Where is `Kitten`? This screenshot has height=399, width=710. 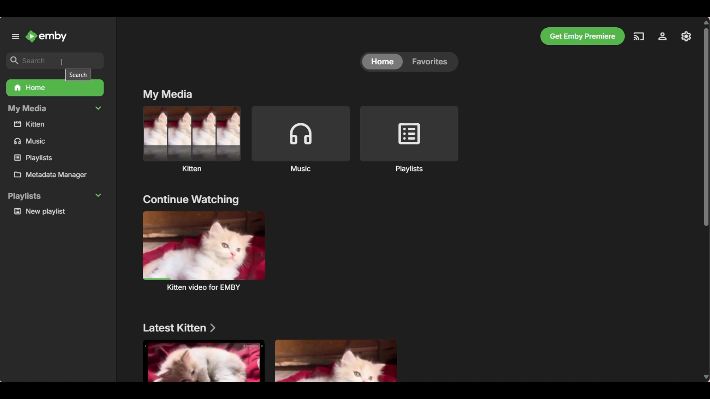 Kitten is located at coordinates (190, 139).